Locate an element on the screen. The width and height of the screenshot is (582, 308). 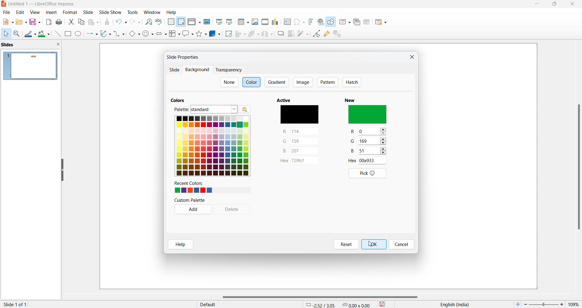
current slide and slide number is located at coordinates (16, 304).